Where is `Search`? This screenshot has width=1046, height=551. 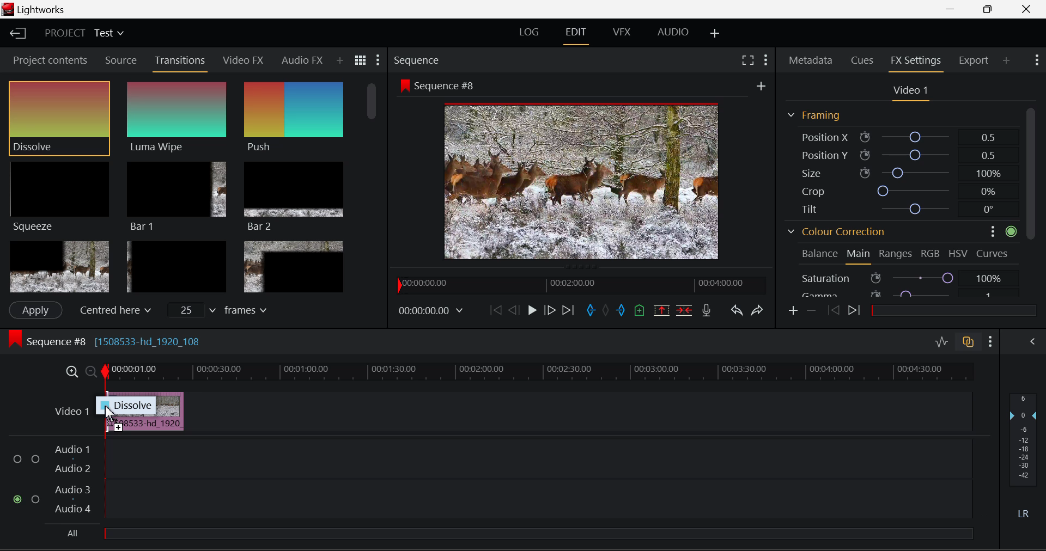 Search is located at coordinates (341, 58).